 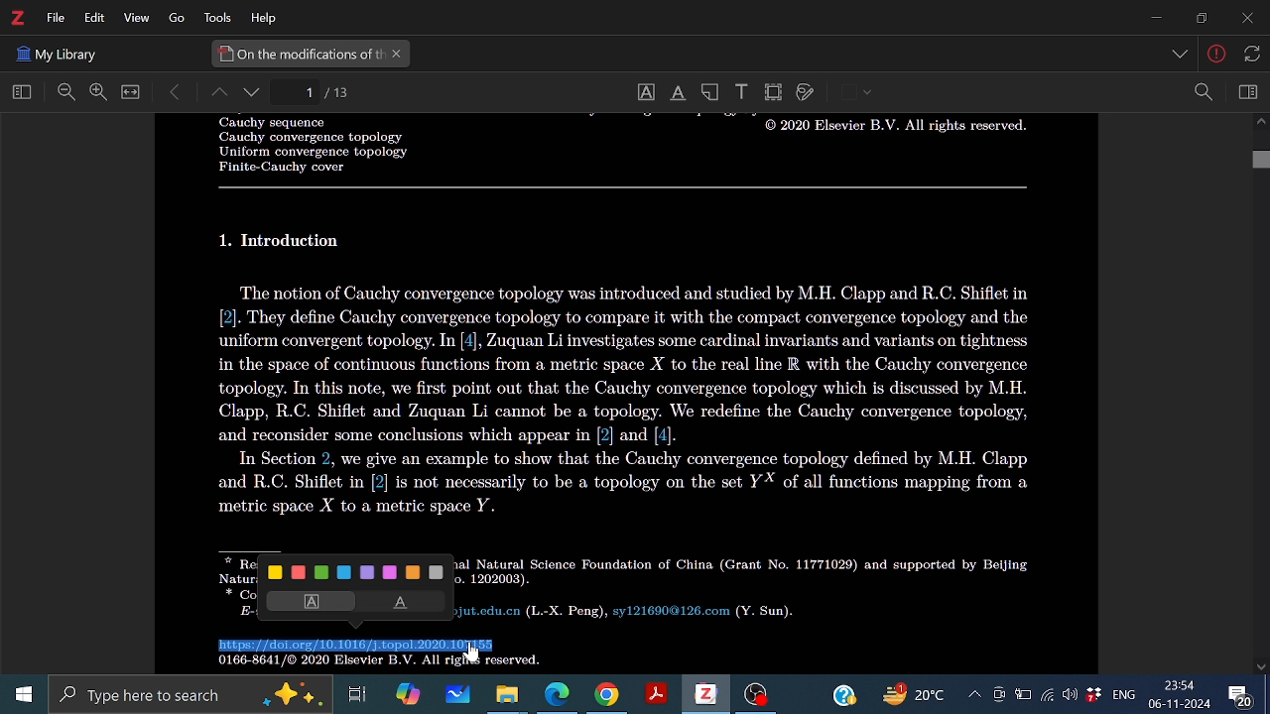 What do you see at coordinates (1023, 695) in the screenshot?
I see `Batttery` at bounding box center [1023, 695].